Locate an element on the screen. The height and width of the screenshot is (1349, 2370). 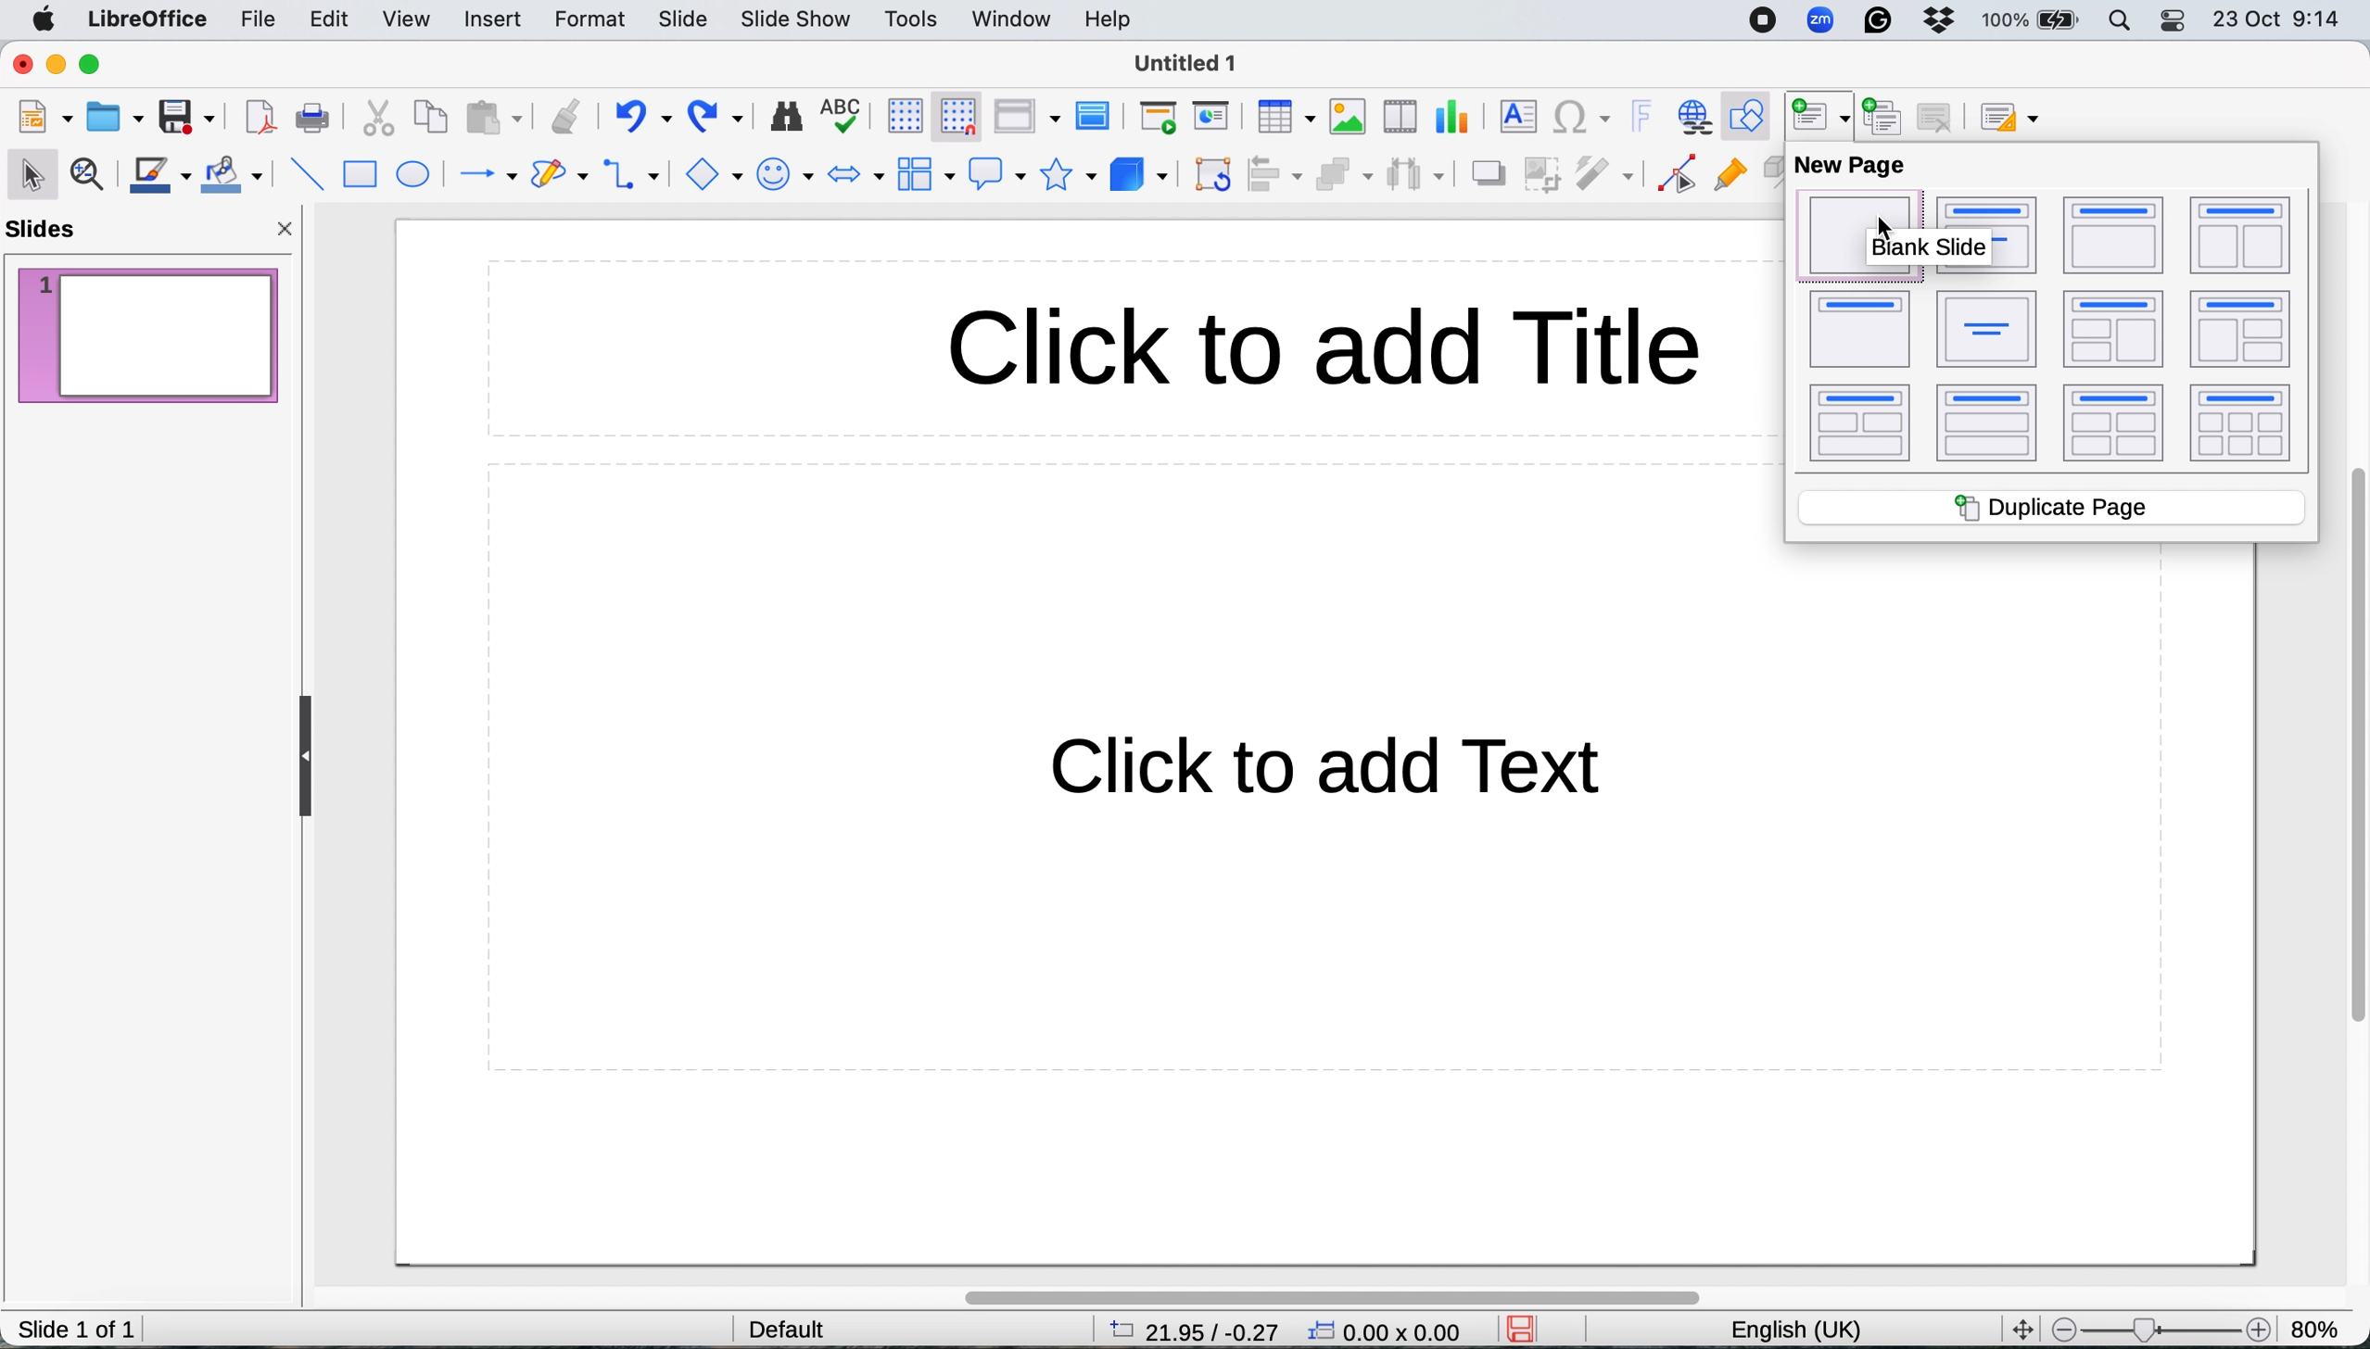
insert hyperlink is located at coordinates (1695, 117).